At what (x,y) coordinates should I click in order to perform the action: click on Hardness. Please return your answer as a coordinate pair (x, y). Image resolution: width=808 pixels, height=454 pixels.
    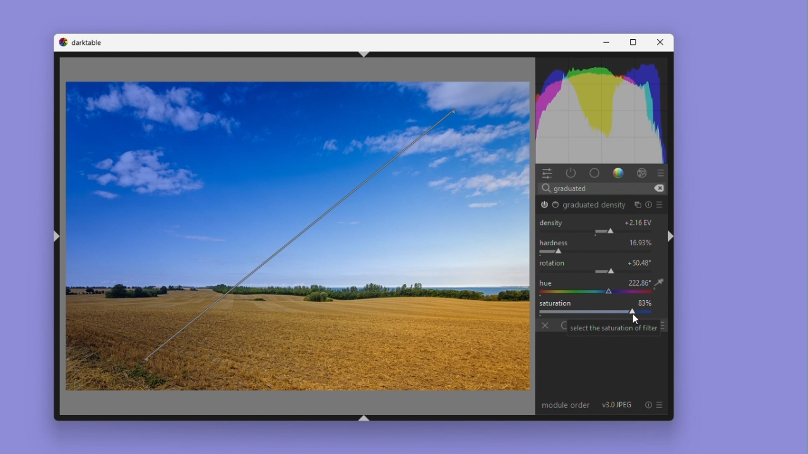
    Looking at the image, I should click on (553, 242).